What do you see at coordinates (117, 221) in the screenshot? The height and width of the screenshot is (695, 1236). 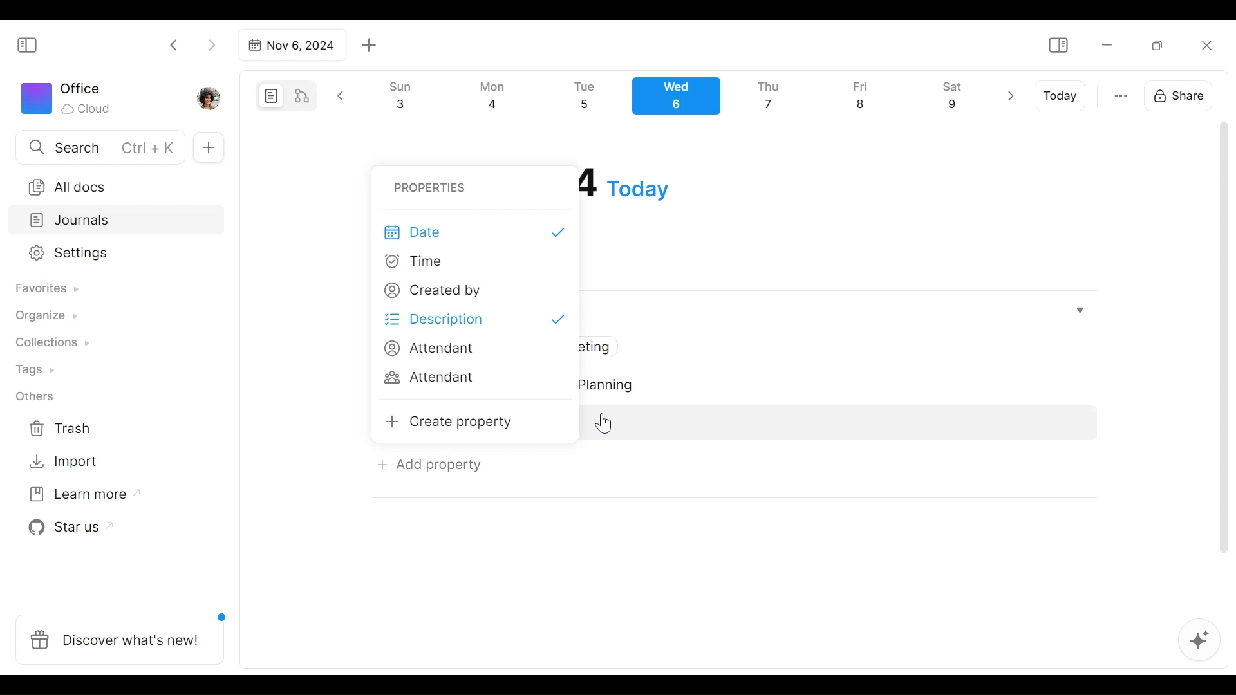 I see `Journals` at bounding box center [117, 221].